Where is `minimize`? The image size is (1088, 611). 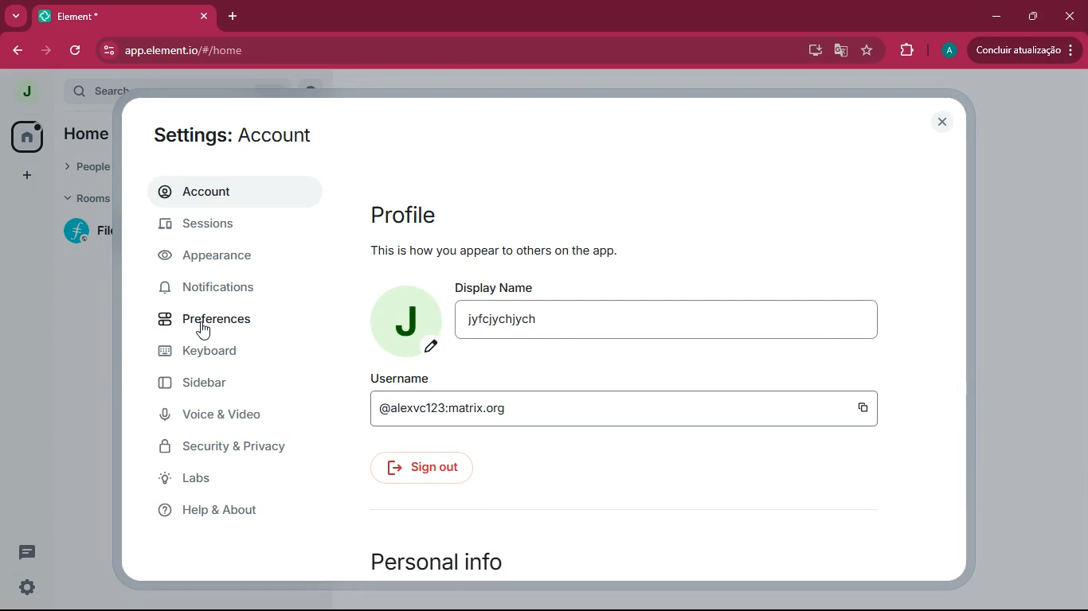 minimize is located at coordinates (994, 18).